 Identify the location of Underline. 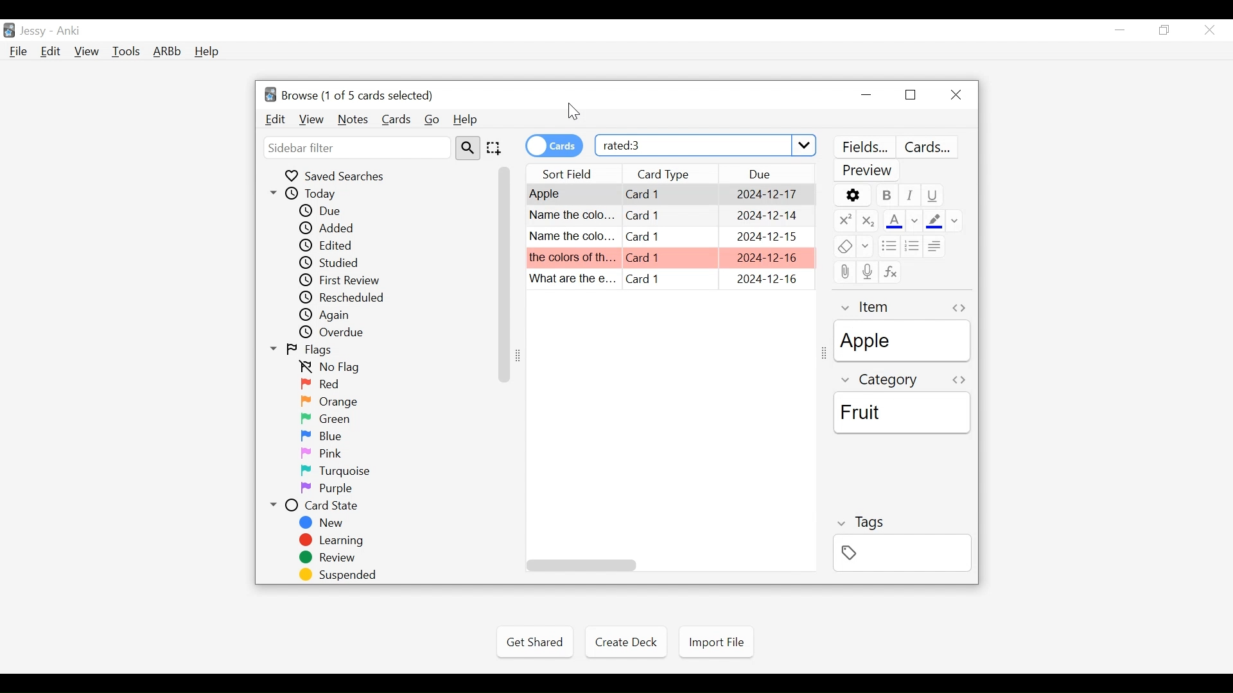
(931, 196).